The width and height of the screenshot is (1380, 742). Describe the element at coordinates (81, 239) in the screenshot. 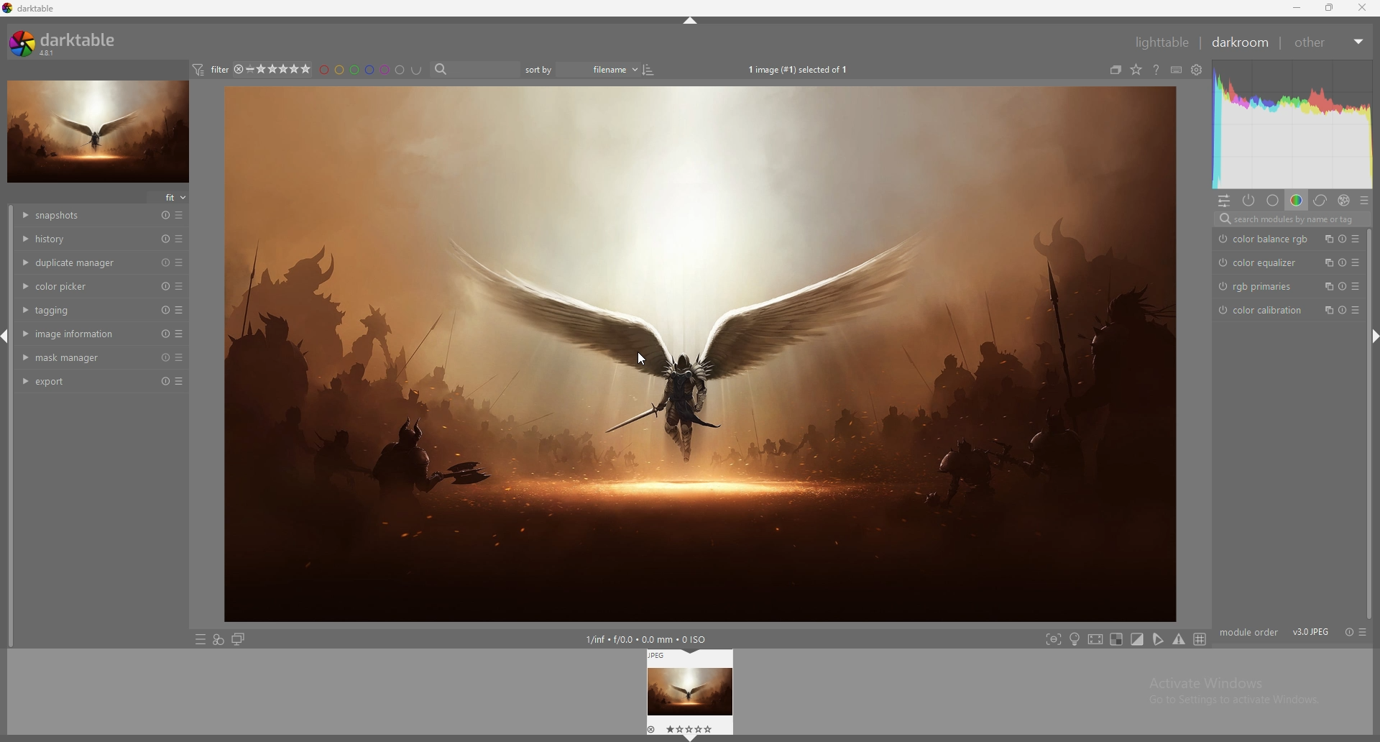

I see `history` at that location.